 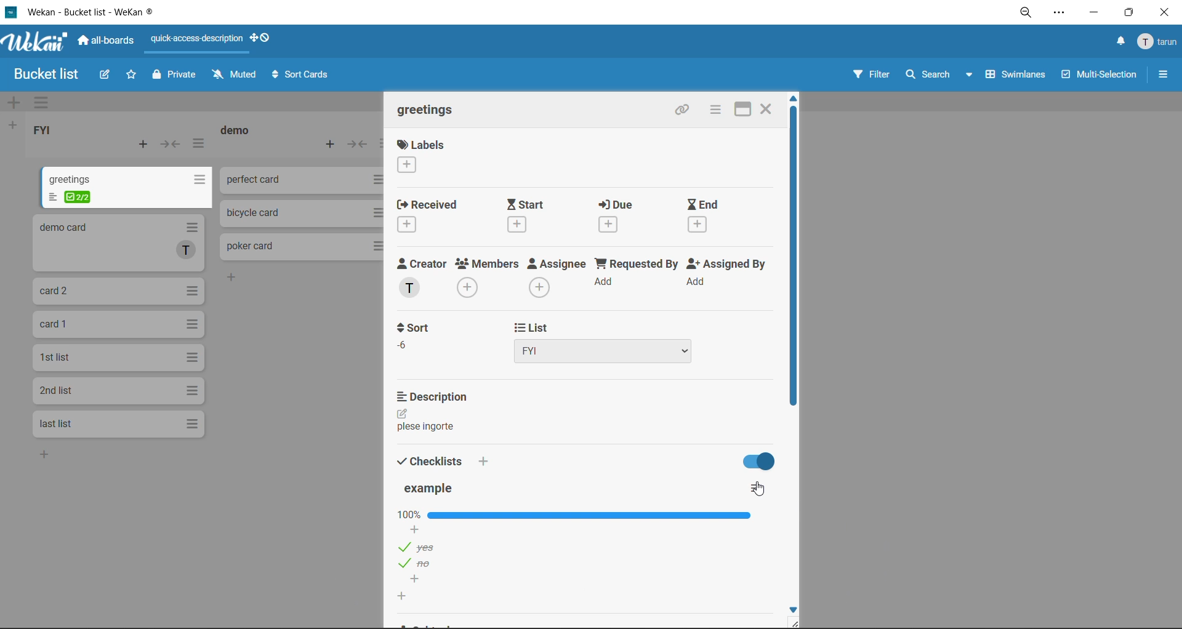 I want to click on list title, so click(x=47, y=131).